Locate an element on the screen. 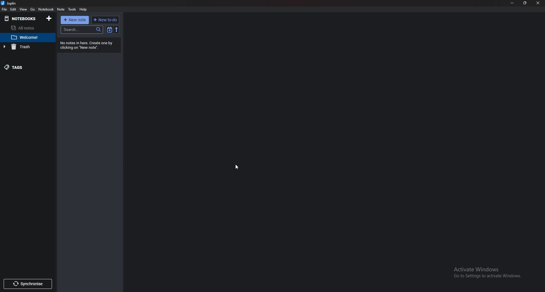  help is located at coordinates (83, 9).